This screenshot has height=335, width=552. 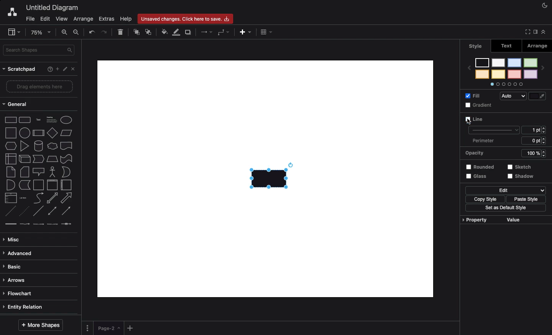 I want to click on View, so click(x=62, y=19).